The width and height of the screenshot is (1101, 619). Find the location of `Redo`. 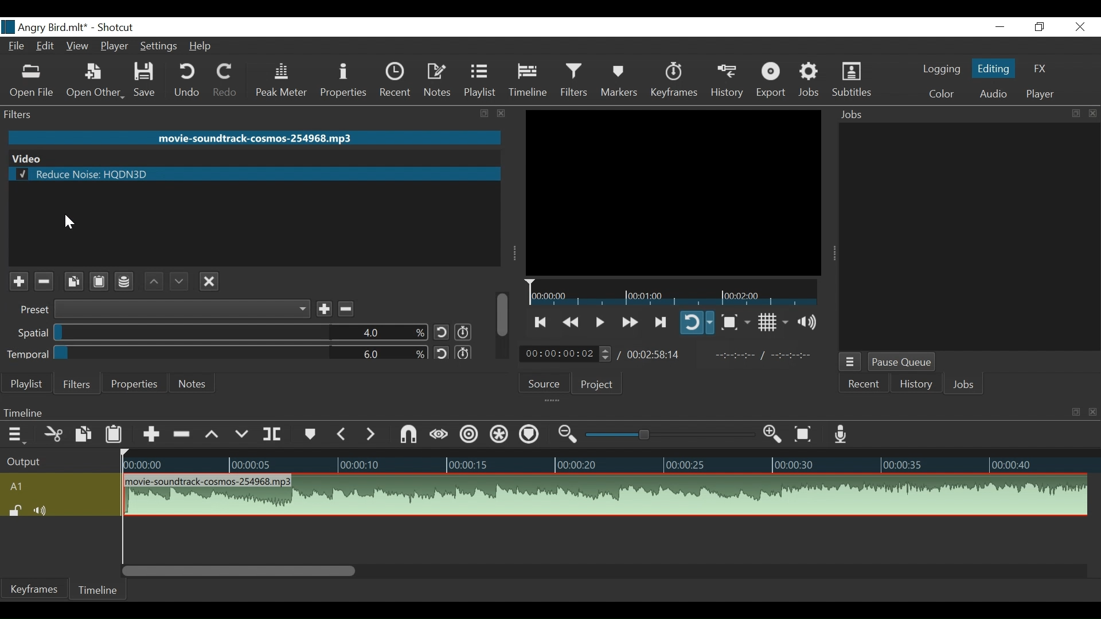

Redo is located at coordinates (222, 81).